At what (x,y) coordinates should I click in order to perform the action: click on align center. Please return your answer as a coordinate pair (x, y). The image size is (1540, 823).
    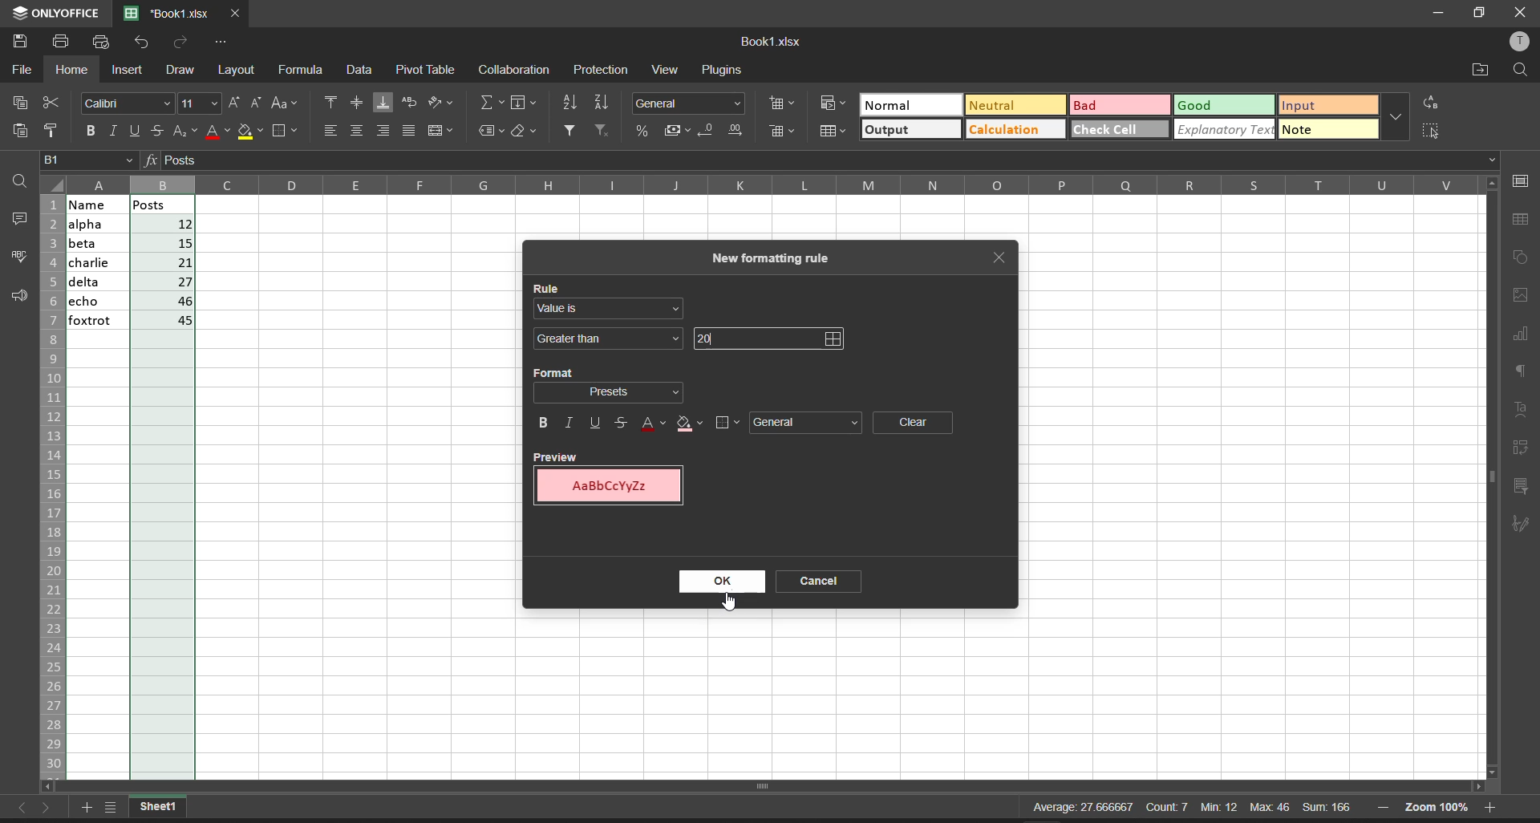
    Looking at the image, I should click on (353, 103).